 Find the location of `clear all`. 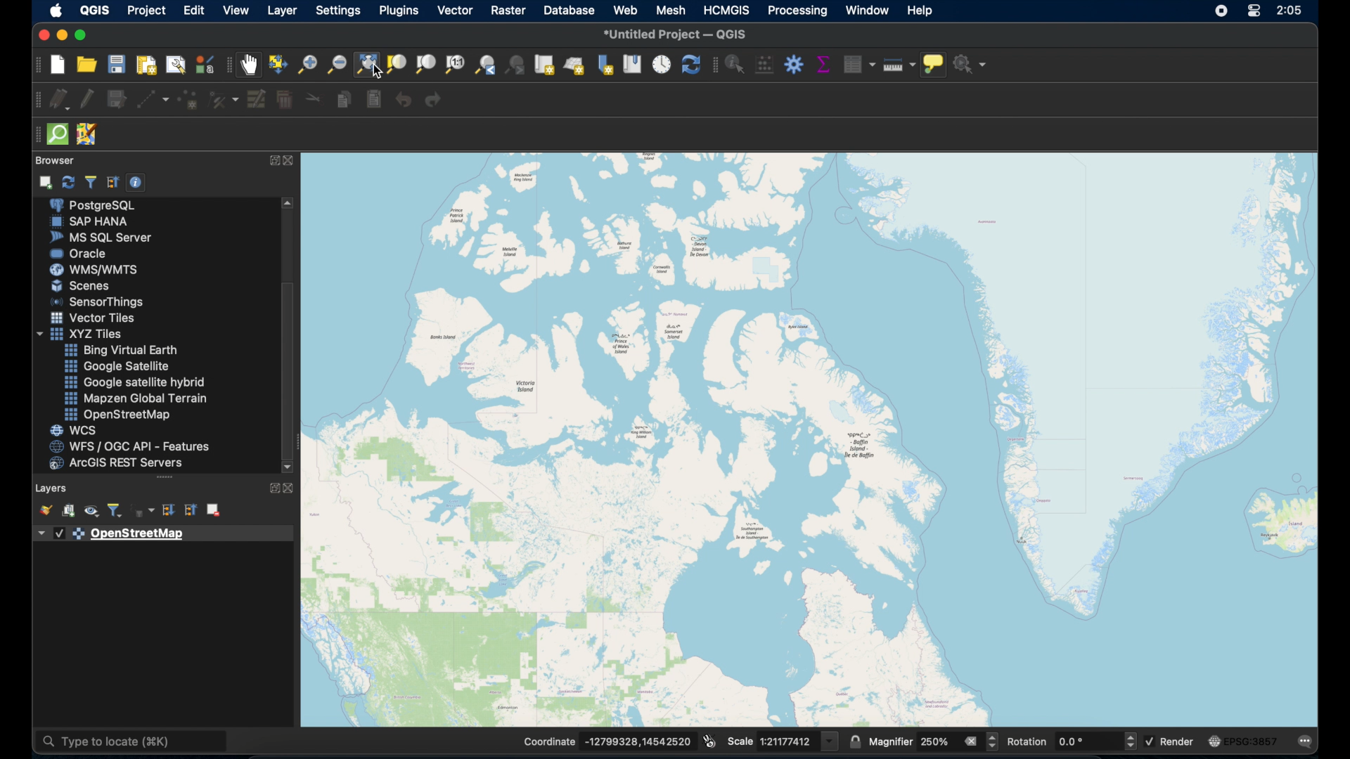

clear all is located at coordinates (972, 741).